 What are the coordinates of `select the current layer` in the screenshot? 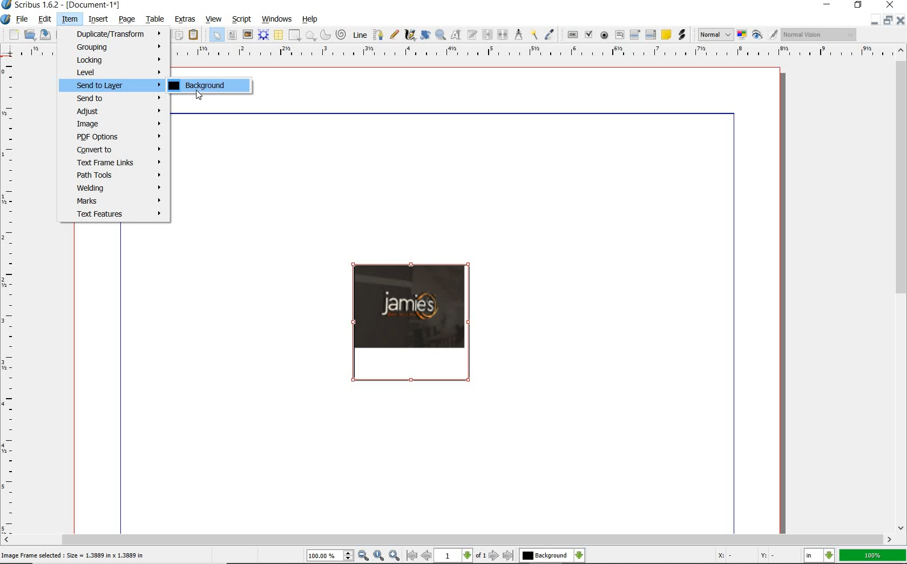 It's located at (551, 555).